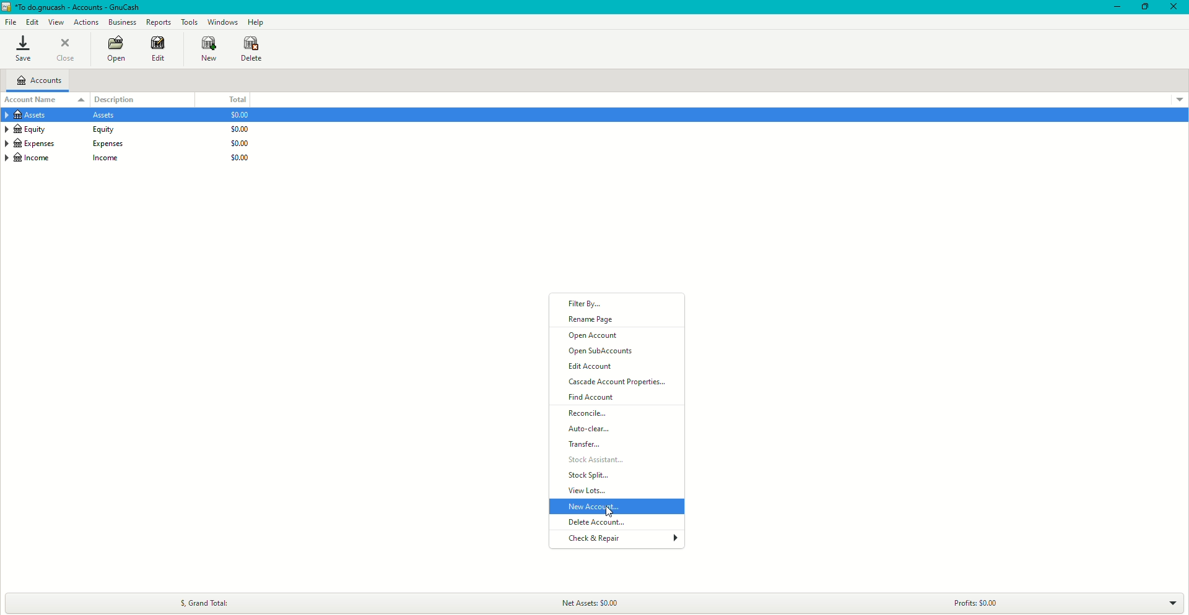 The height and width of the screenshot is (615, 1189). What do you see at coordinates (68, 50) in the screenshot?
I see `Close` at bounding box center [68, 50].